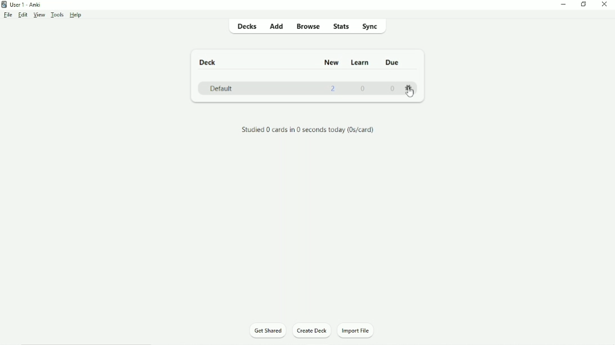  Describe the element at coordinates (361, 62) in the screenshot. I see `Learn` at that location.